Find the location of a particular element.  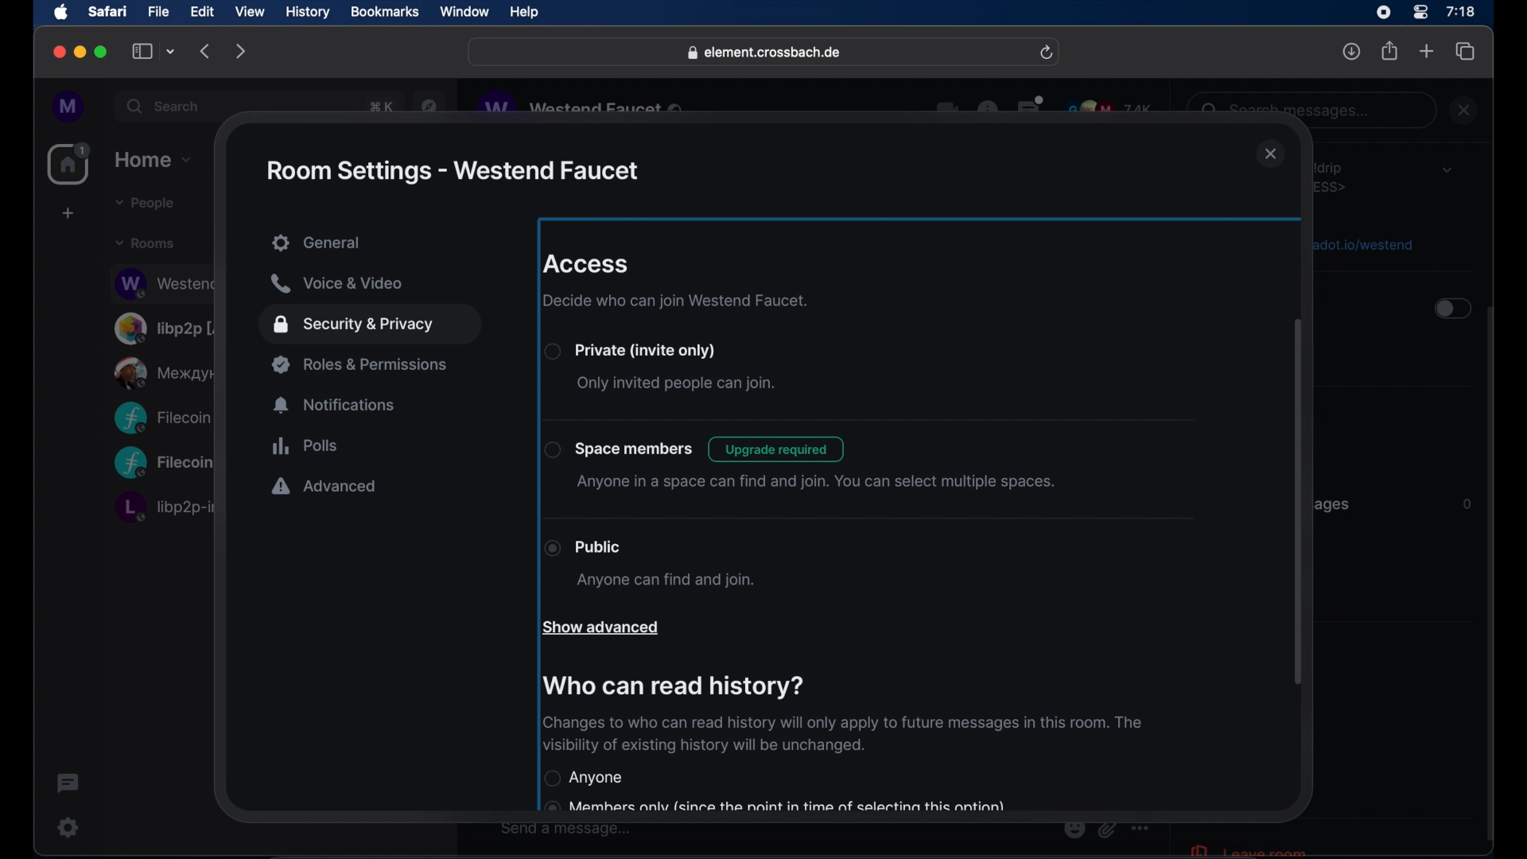

close is located at coordinates (1271, 155).